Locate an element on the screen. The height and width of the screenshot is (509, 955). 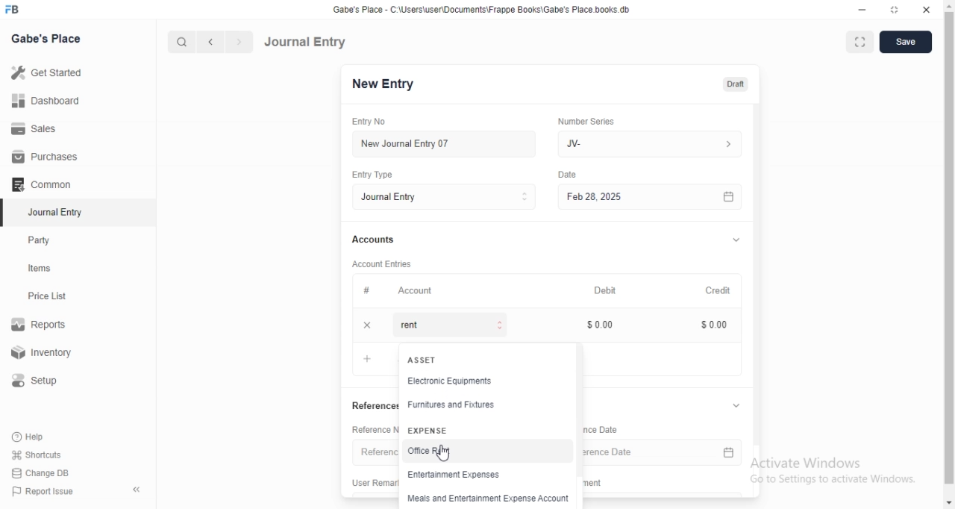
Gabe's Place is located at coordinates (48, 38).